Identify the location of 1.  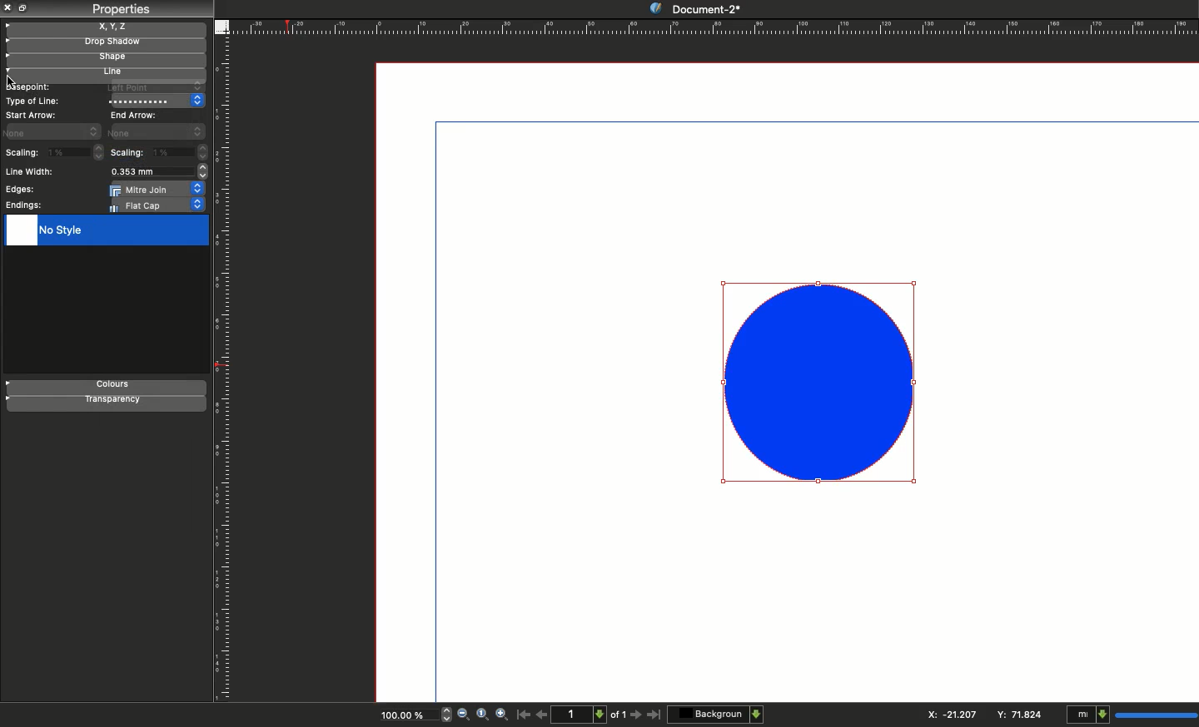
(581, 714).